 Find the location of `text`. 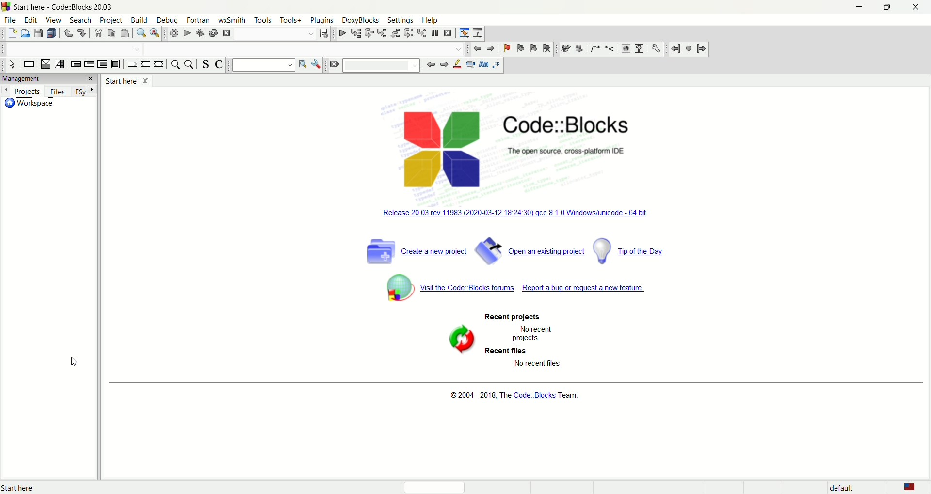

text is located at coordinates (539, 364).